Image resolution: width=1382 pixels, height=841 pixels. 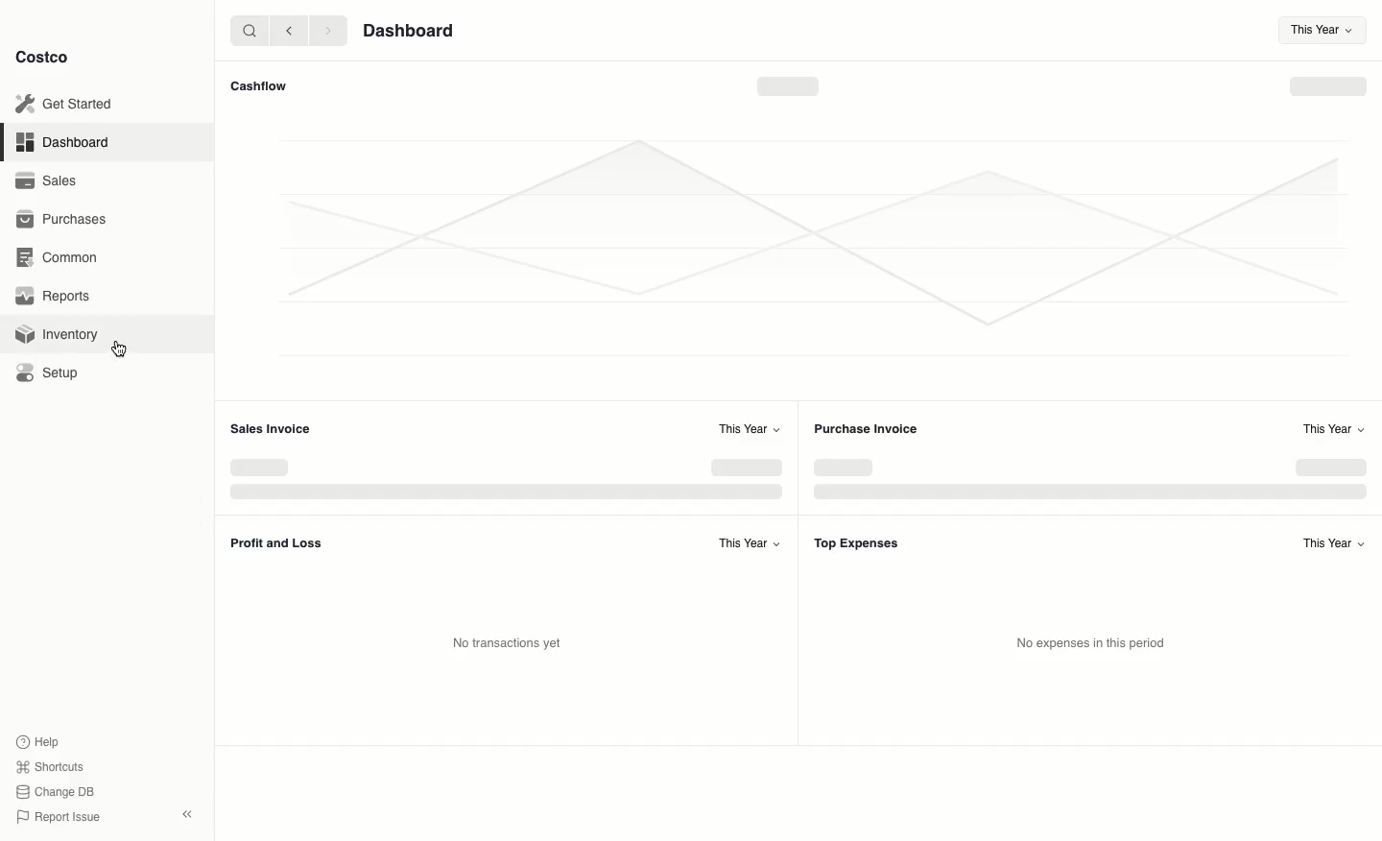 I want to click on Reports, so click(x=58, y=296).